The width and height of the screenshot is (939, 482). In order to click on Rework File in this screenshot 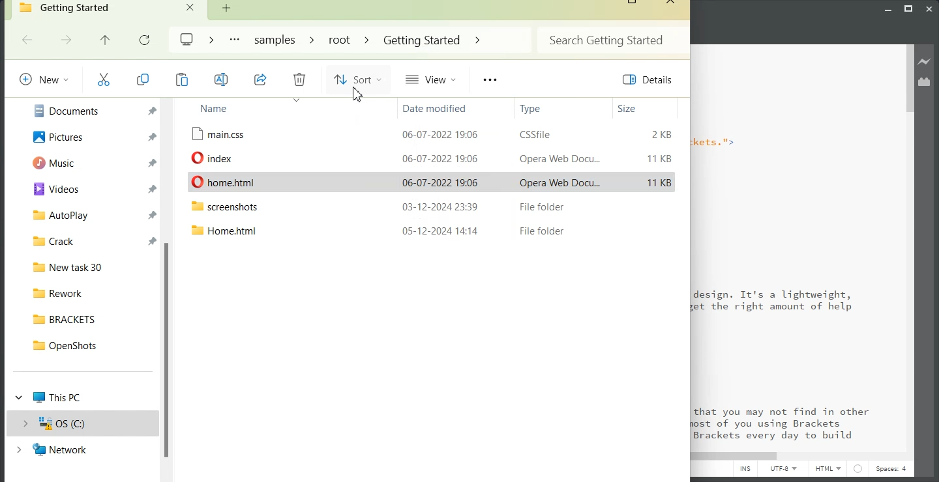, I will do `click(90, 293)`.